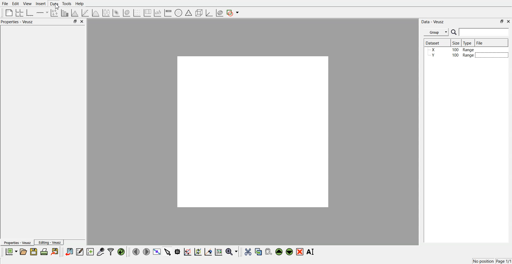 The width and height of the screenshot is (512, 264). I want to click on View plot full screen, so click(157, 251).